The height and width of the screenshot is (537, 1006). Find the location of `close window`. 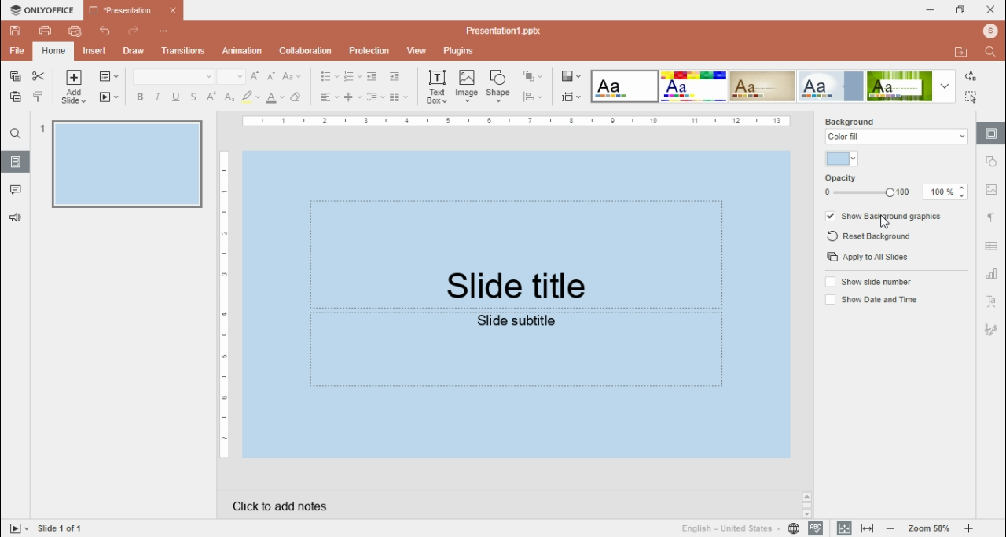

close window is located at coordinates (990, 10).